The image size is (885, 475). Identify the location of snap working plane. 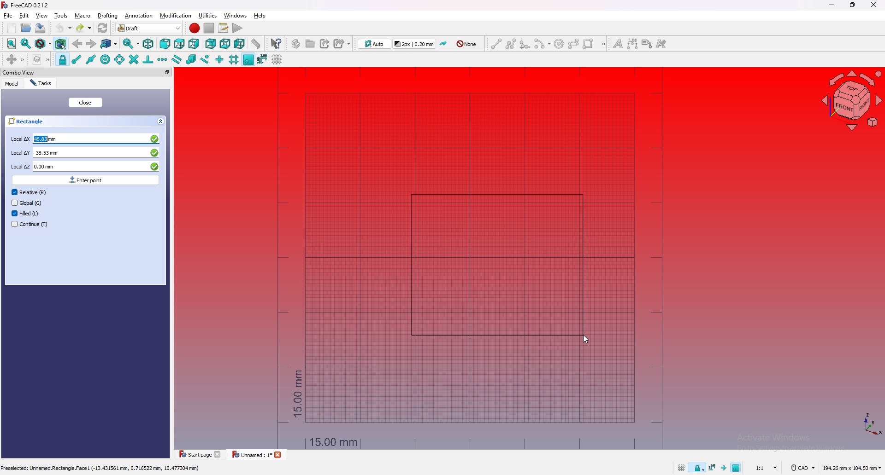
(737, 467).